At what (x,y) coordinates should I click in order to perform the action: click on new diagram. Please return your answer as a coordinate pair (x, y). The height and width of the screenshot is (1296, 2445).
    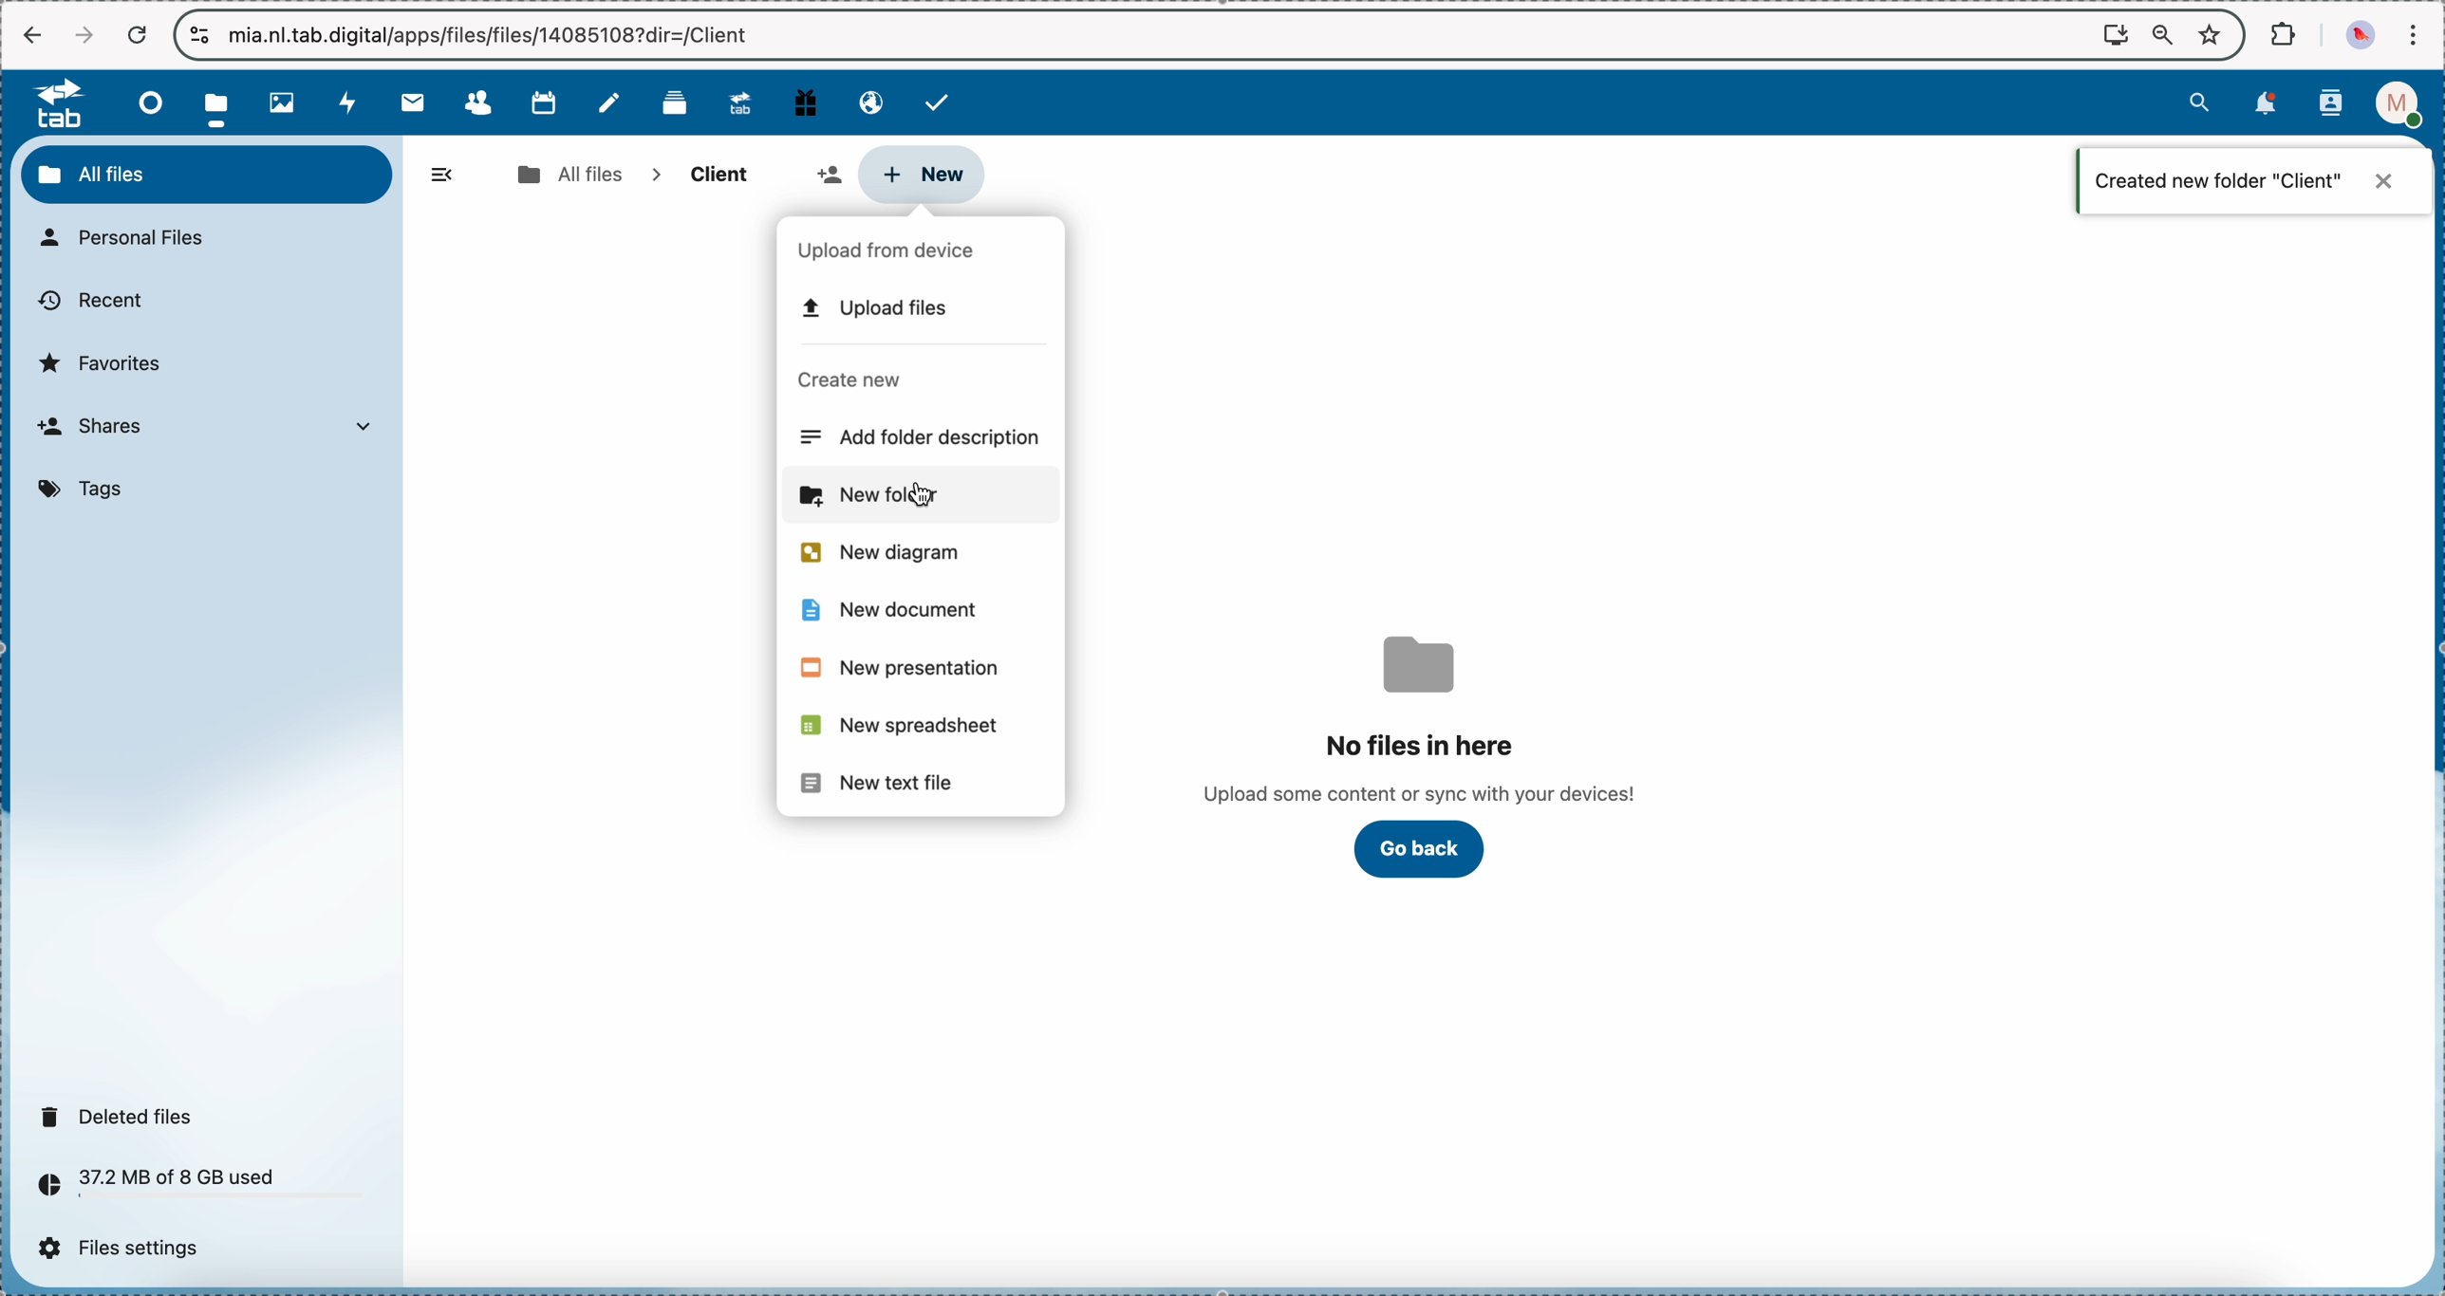
    Looking at the image, I should click on (878, 553).